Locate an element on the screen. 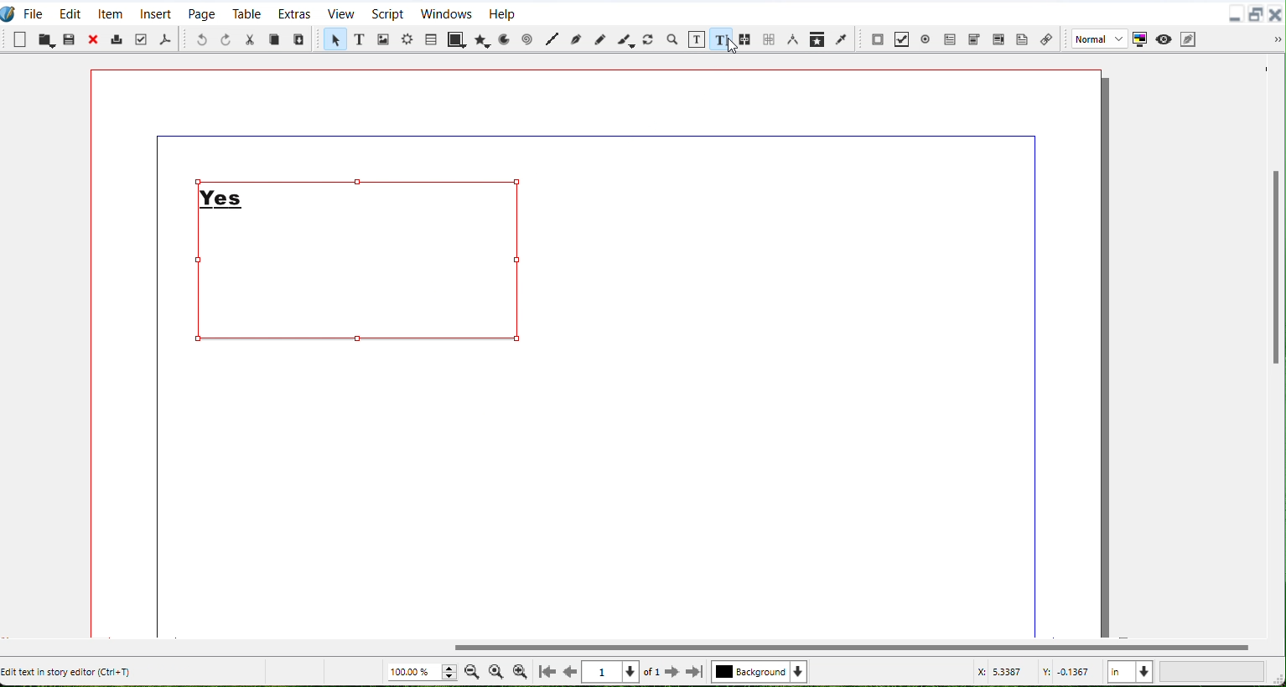  Zoom In is located at coordinates (520, 671).